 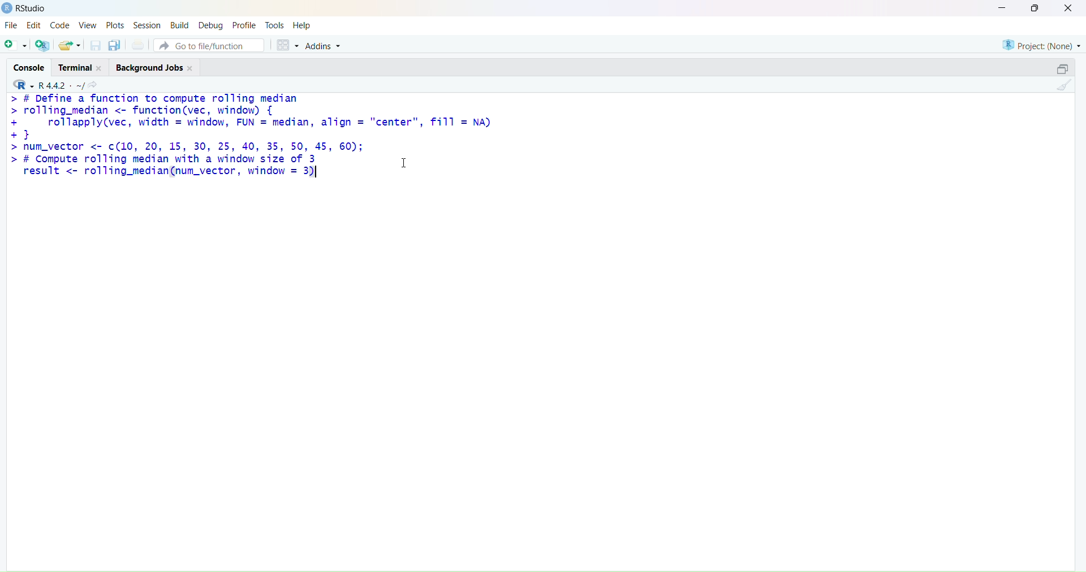 I want to click on go to file/function, so click(x=210, y=46).